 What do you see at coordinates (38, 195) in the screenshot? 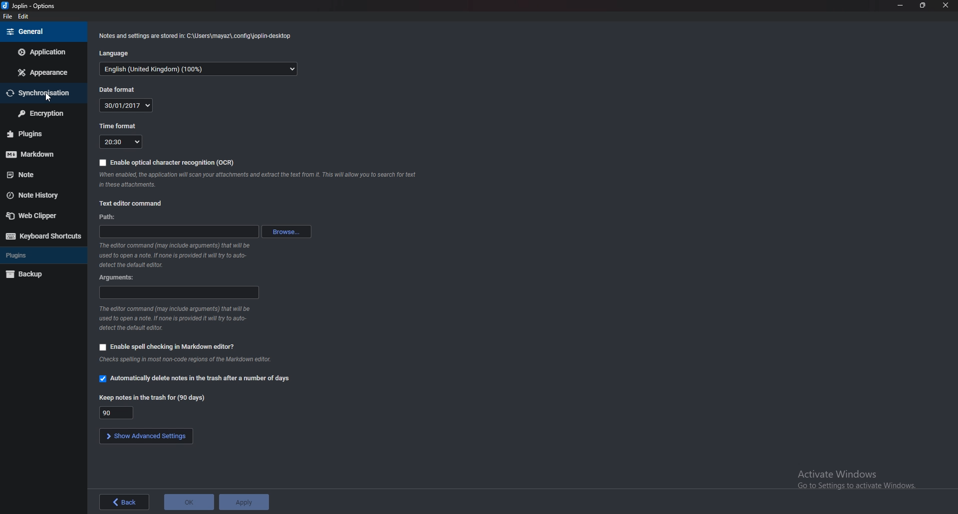
I see `note history` at bounding box center [38, 195].